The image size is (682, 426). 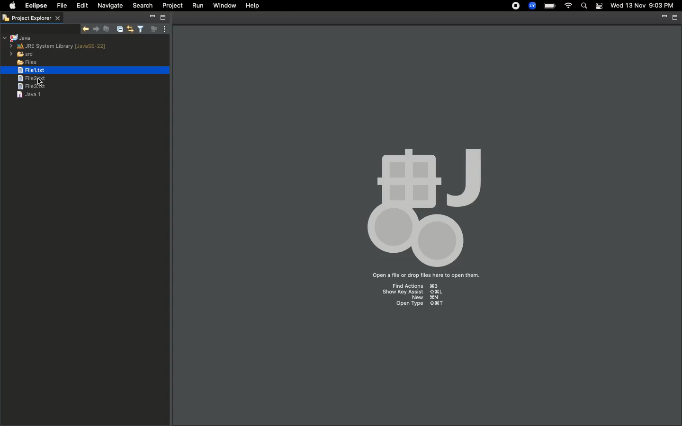 What do you see at coordinates (600, 6) in the screenshot?
I see `Notification` at bounding box center [600, 6].